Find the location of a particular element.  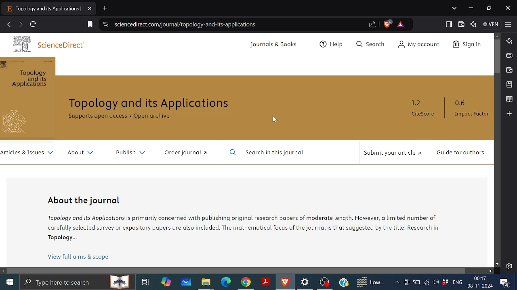

bookmark this tab is located at coordinates (89, 25).